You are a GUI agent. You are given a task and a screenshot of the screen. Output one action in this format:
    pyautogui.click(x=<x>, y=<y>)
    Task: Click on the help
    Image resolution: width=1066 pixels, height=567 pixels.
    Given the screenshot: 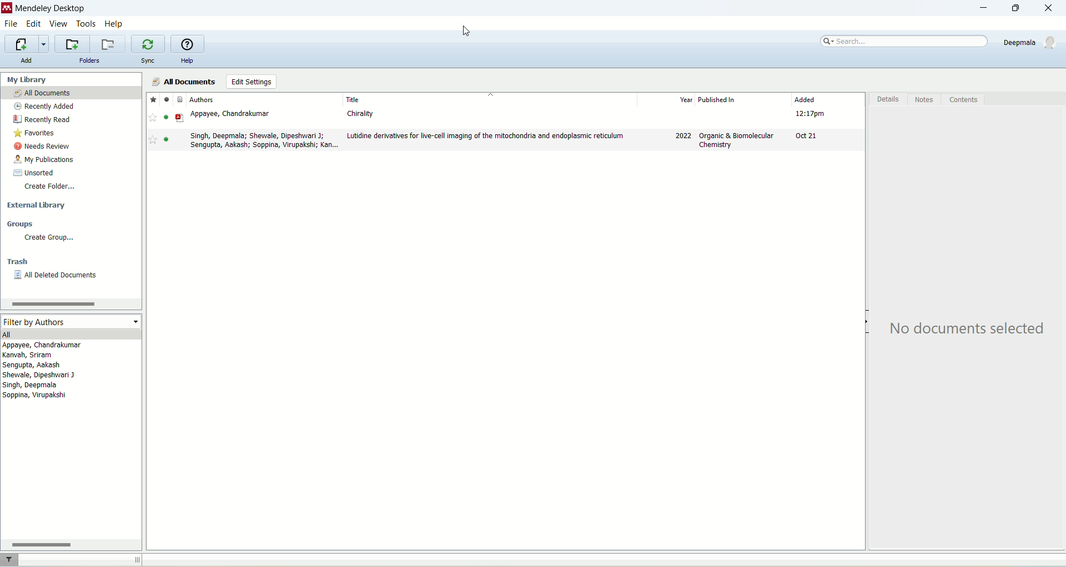 What is the action you would take?
    pyautogui.click(x=186, y=61)
    